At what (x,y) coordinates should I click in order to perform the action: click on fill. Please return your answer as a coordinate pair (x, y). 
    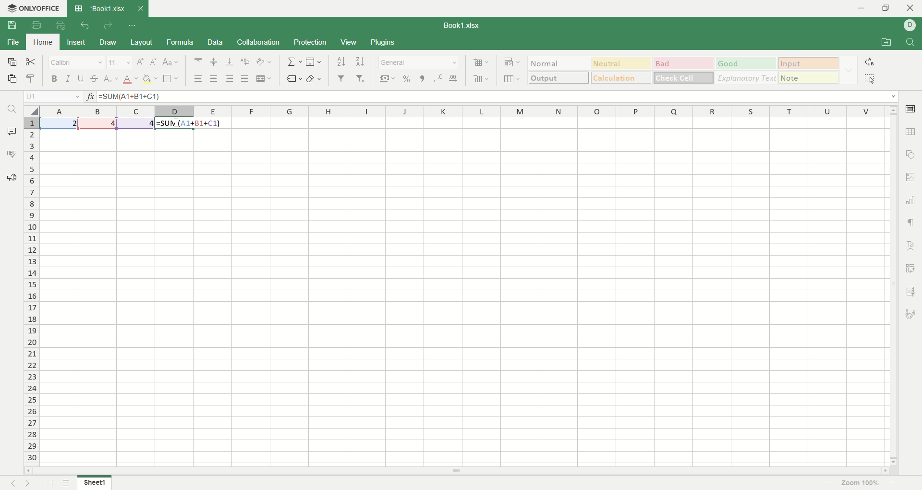
    Looking at the image, I should click on (315, 62).